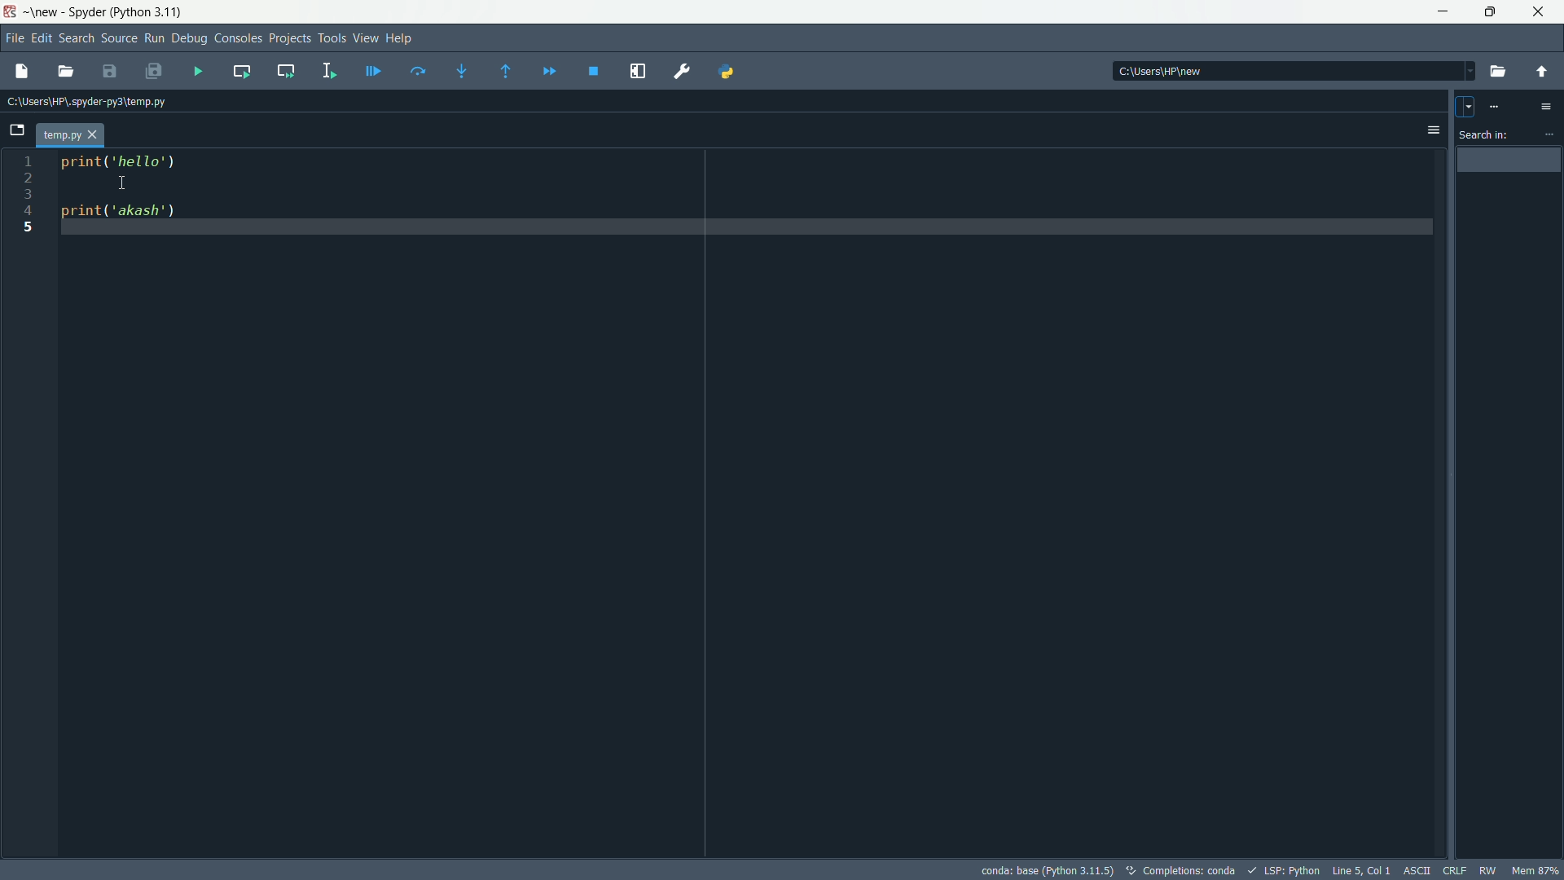 The height and width of the screenshot is (880, 1564). What do you see at coordinates (76, 38) in the screenshot?
I see `search menu` at bounding box center [76, 38].